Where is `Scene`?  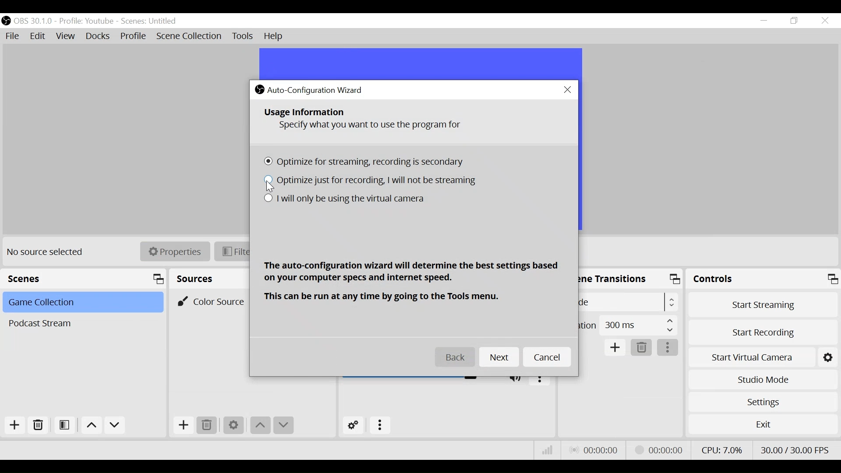
Scene is located at coordinates (81, 323).